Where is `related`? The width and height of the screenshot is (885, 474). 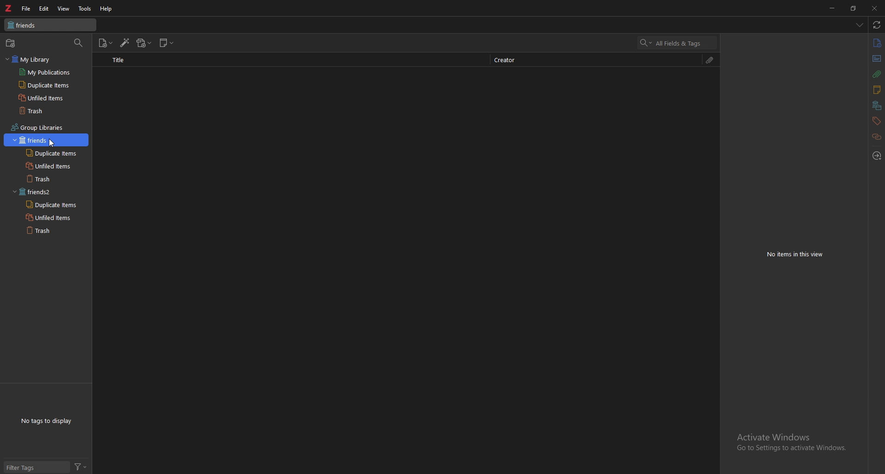
related is located at coordinates (877, 137).